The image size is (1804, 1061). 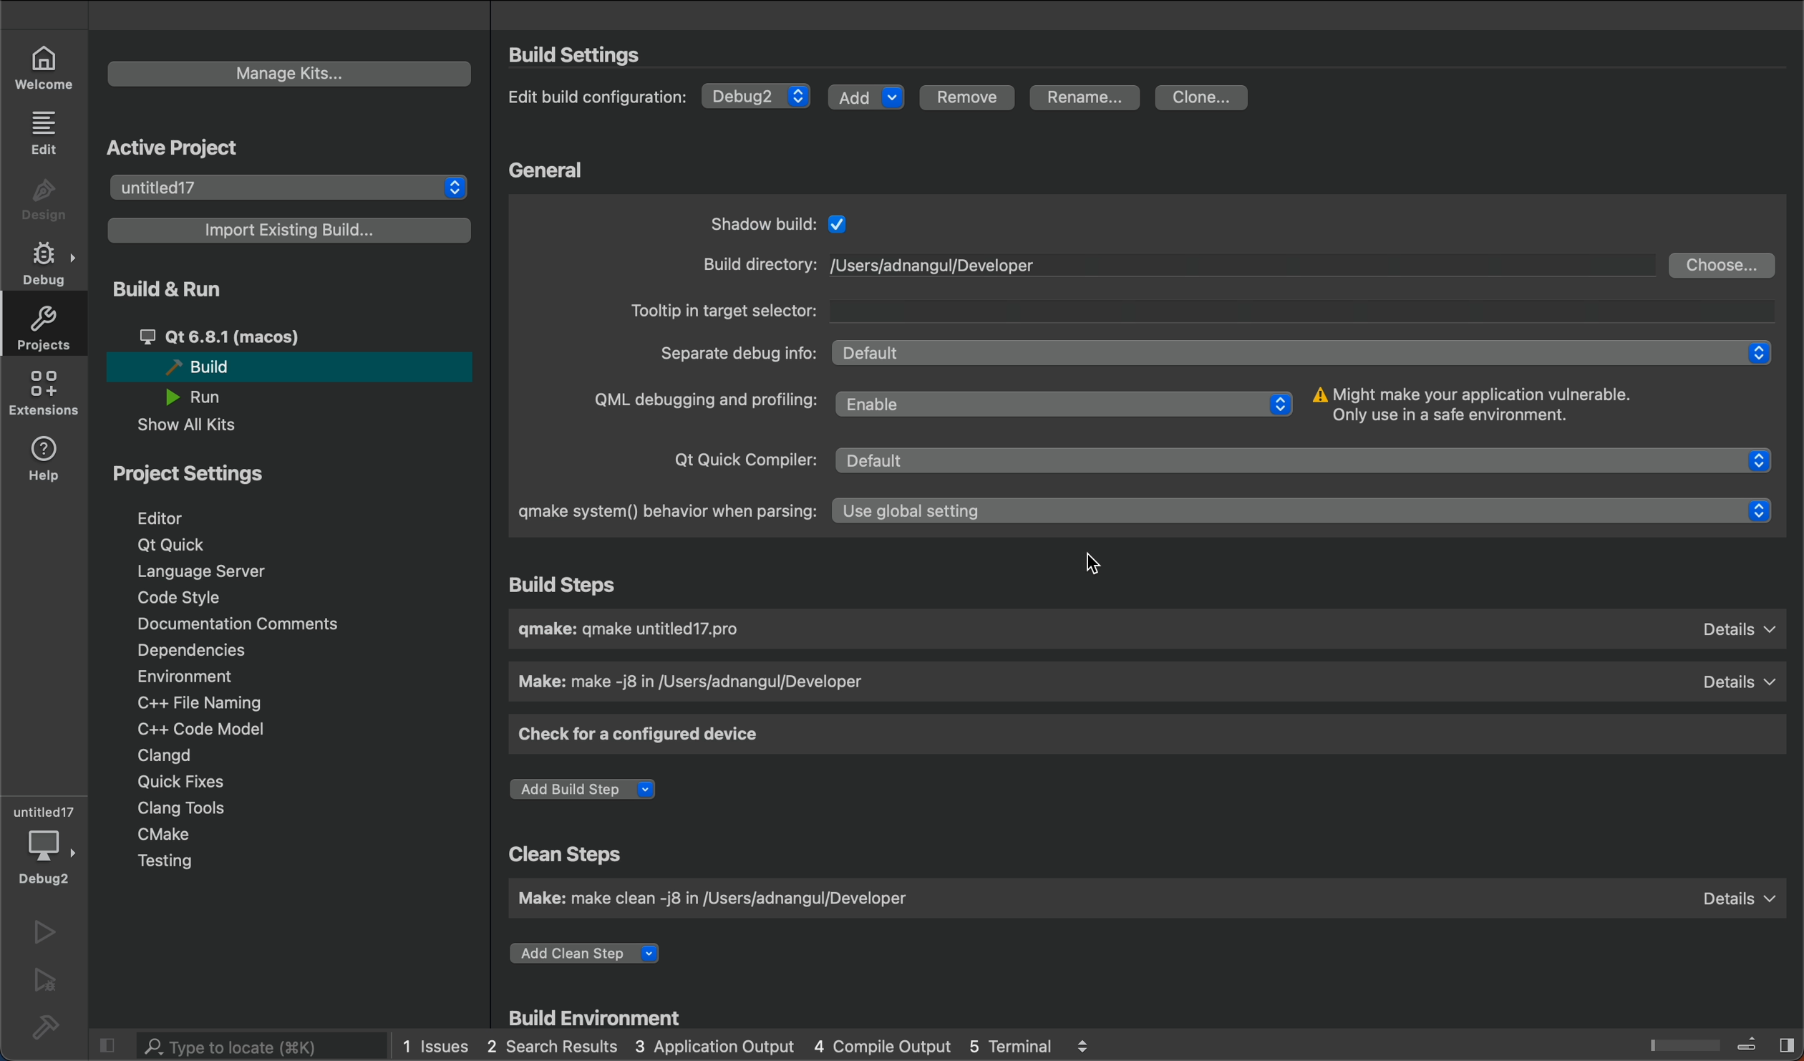 I want to click on check for a configured device, so click(x=640, y=737).